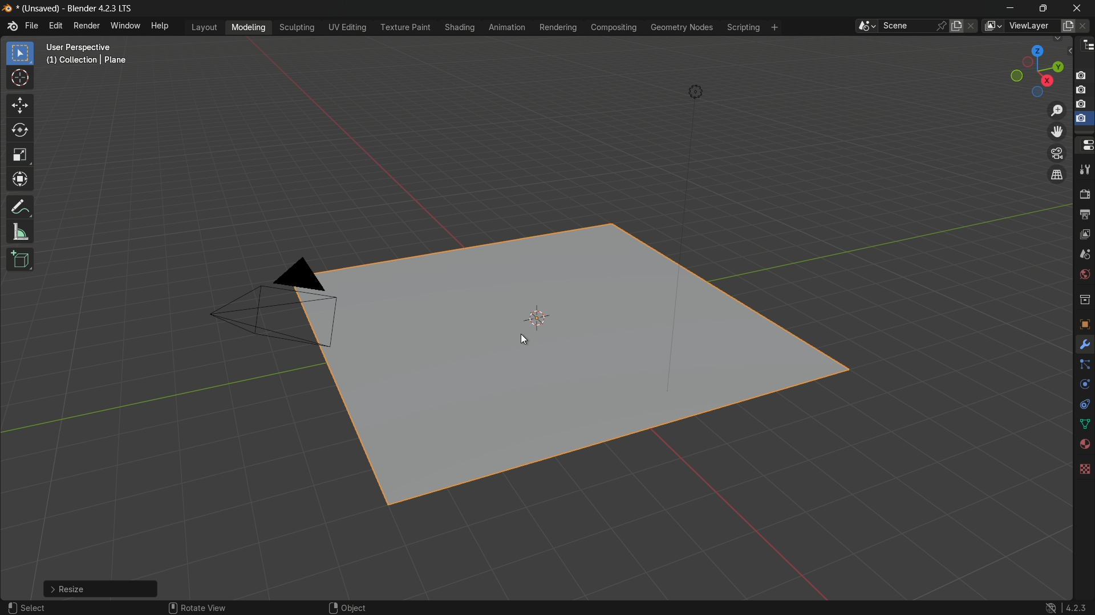 The width and height of the screenshot is (1095, 615). I want to click on cursor, so click(21, 79).